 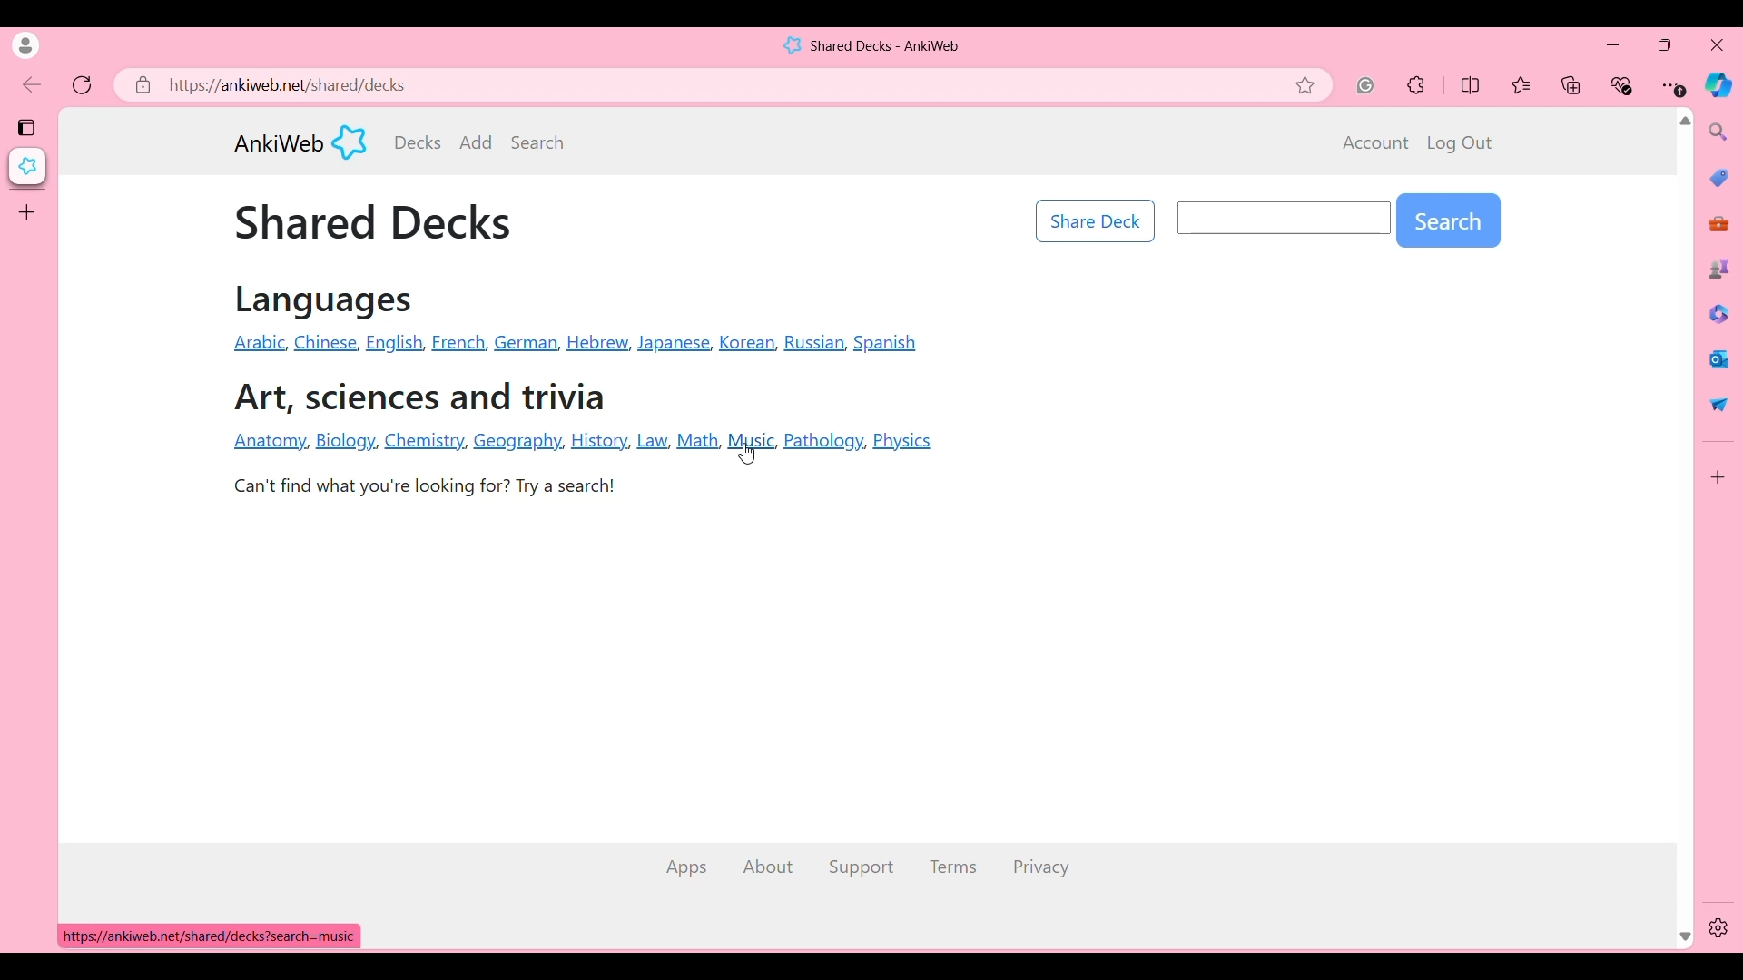 What do you see at coordinates (907, 442) in the screenshot?
I see `Physics` at bounding box center [907, 442].